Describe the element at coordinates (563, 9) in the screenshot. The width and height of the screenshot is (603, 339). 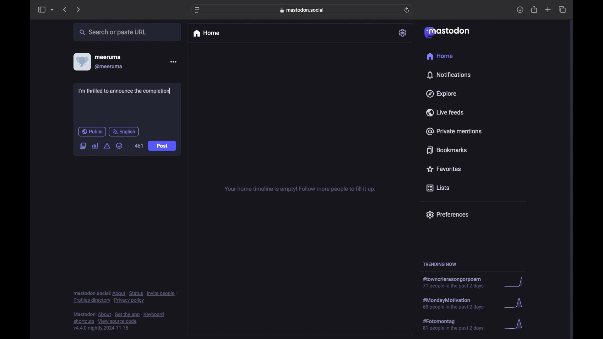
I see `show tab overview` at that location.